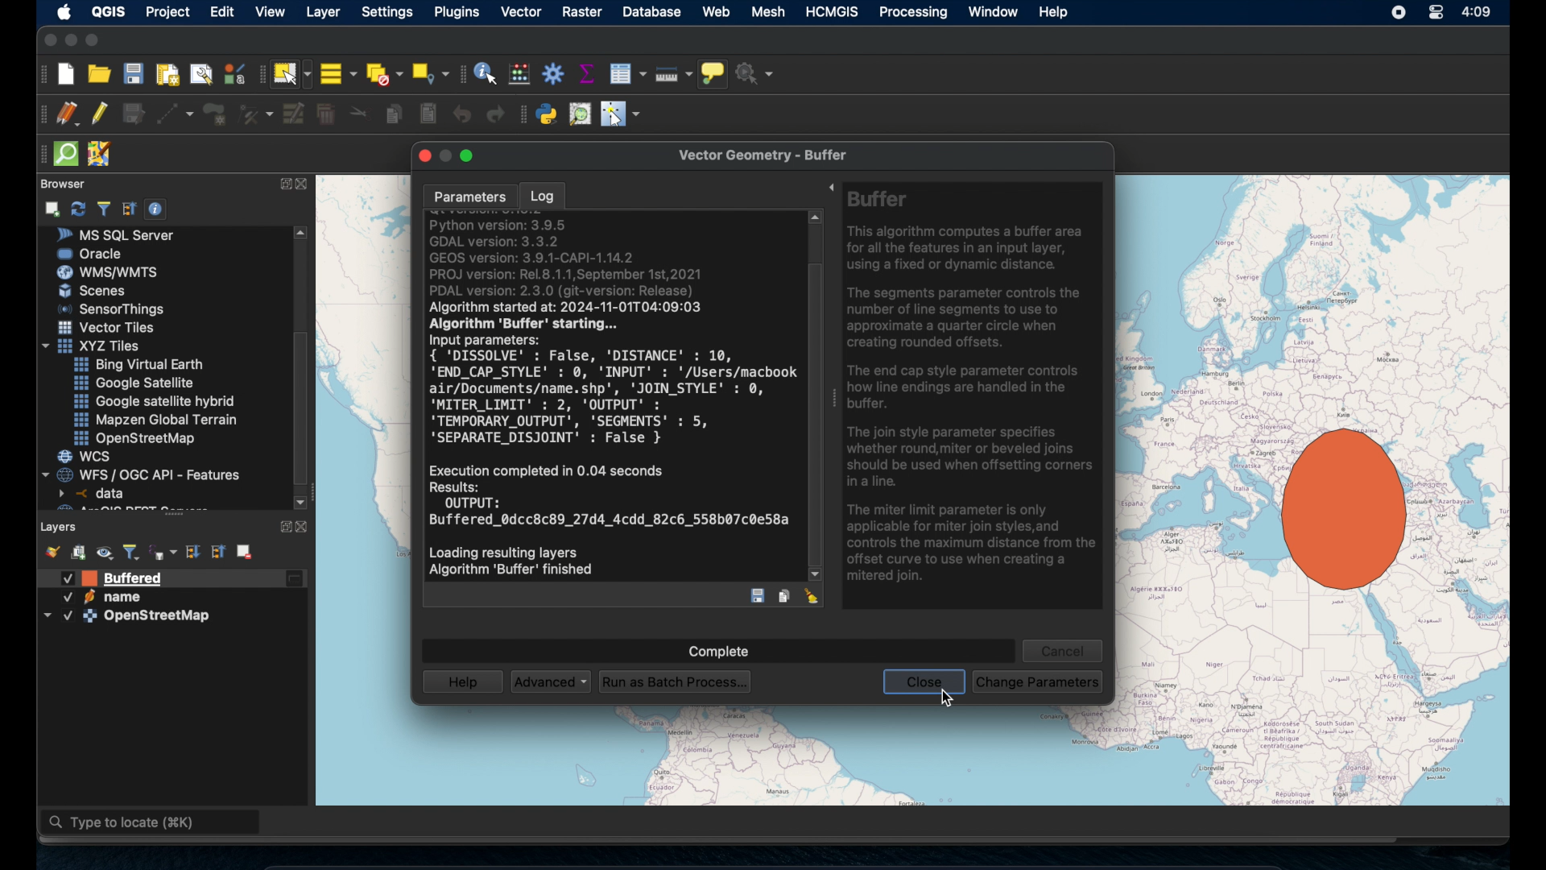 The image size is (1546, 870). I want to click on paste features, so click(428, 113).